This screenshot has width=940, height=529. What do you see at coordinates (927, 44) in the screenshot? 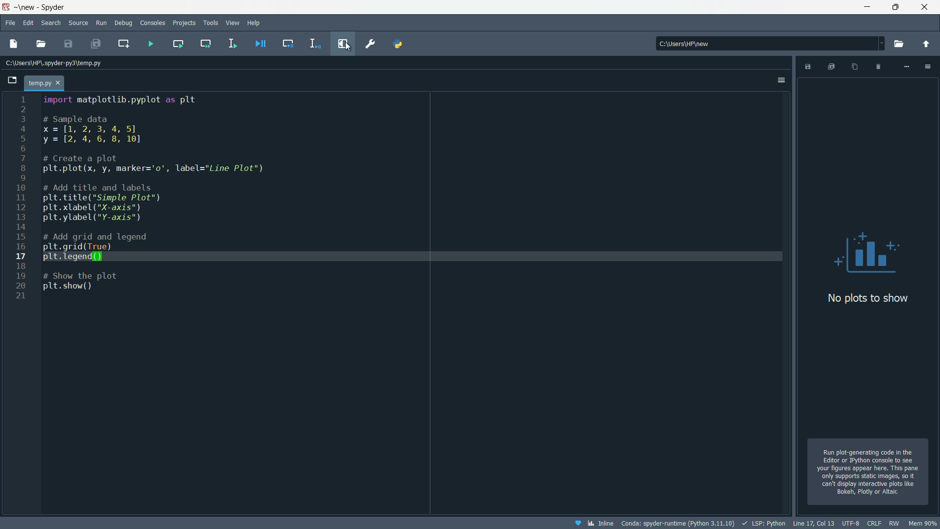
I see `parent directory` at bounding box center [927, 44].